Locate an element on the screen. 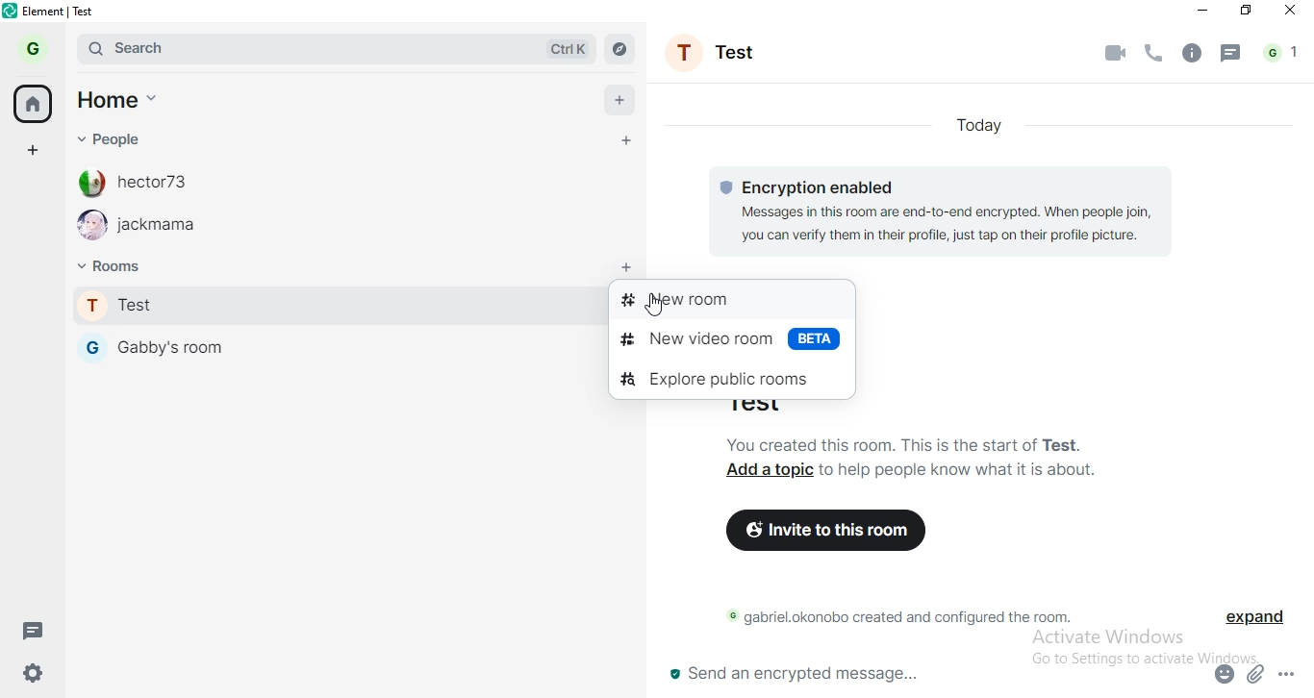 Image resolution: width=1314 pixels, height=698 pixels. people is located at coordinates (123, 137).